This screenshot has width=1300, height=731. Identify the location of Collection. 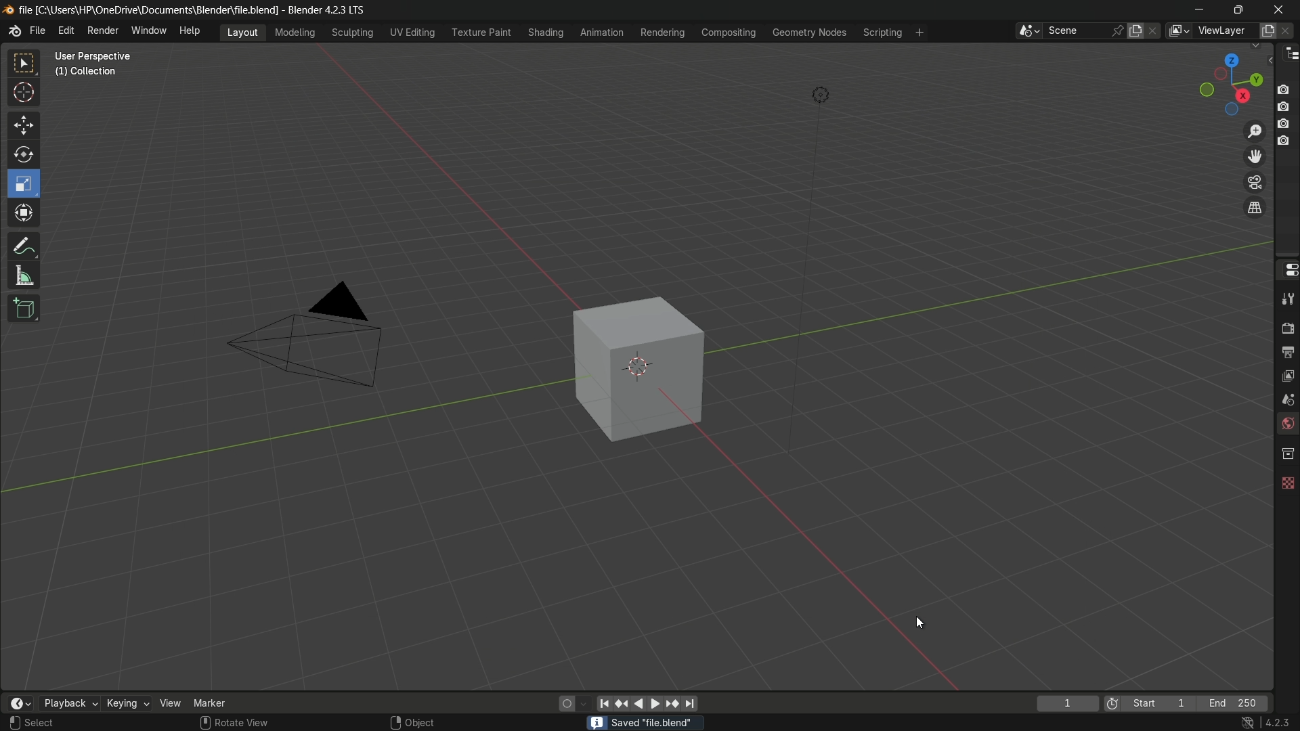
(88, 74).